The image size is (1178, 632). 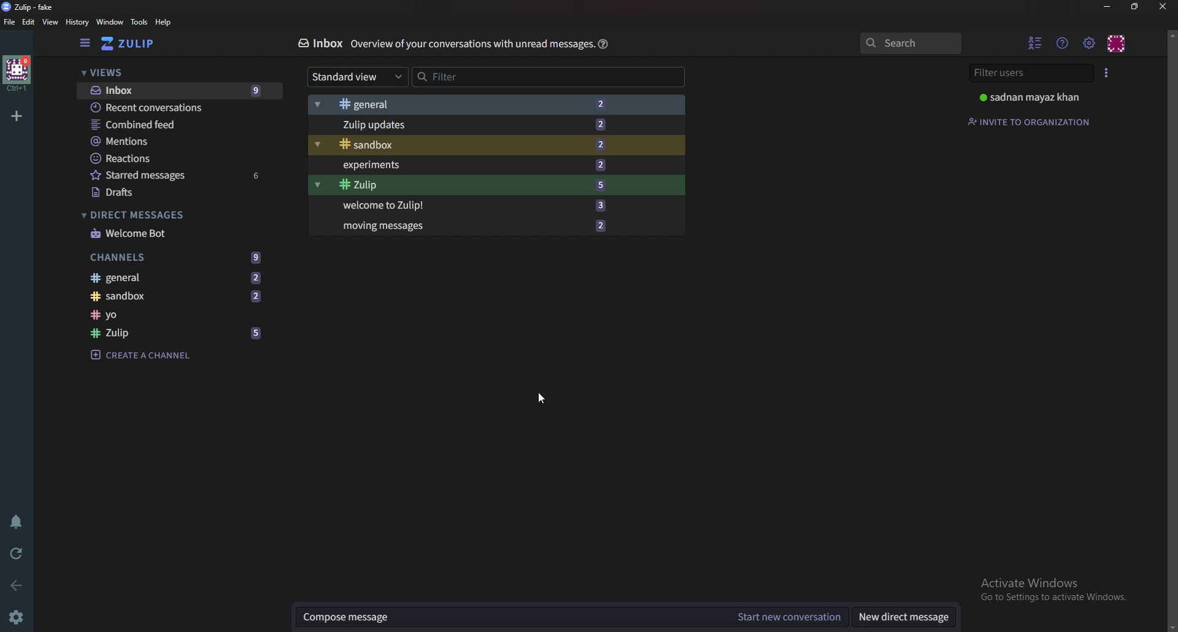 What do you see at coordinates (482, 225) in the screenshot?
I see `Moving messages` at bounding box center [482, 225].